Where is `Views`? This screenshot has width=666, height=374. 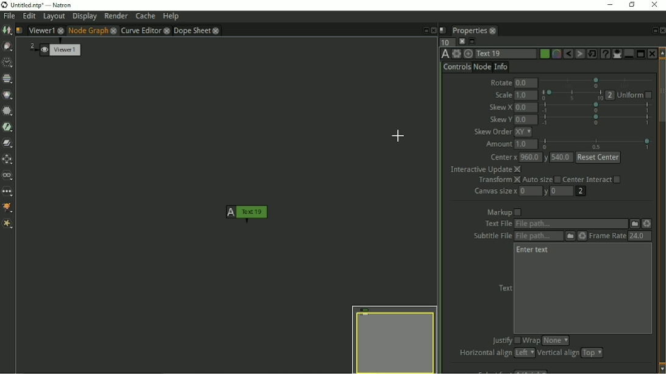 Views is located at coordinates (9, 175).